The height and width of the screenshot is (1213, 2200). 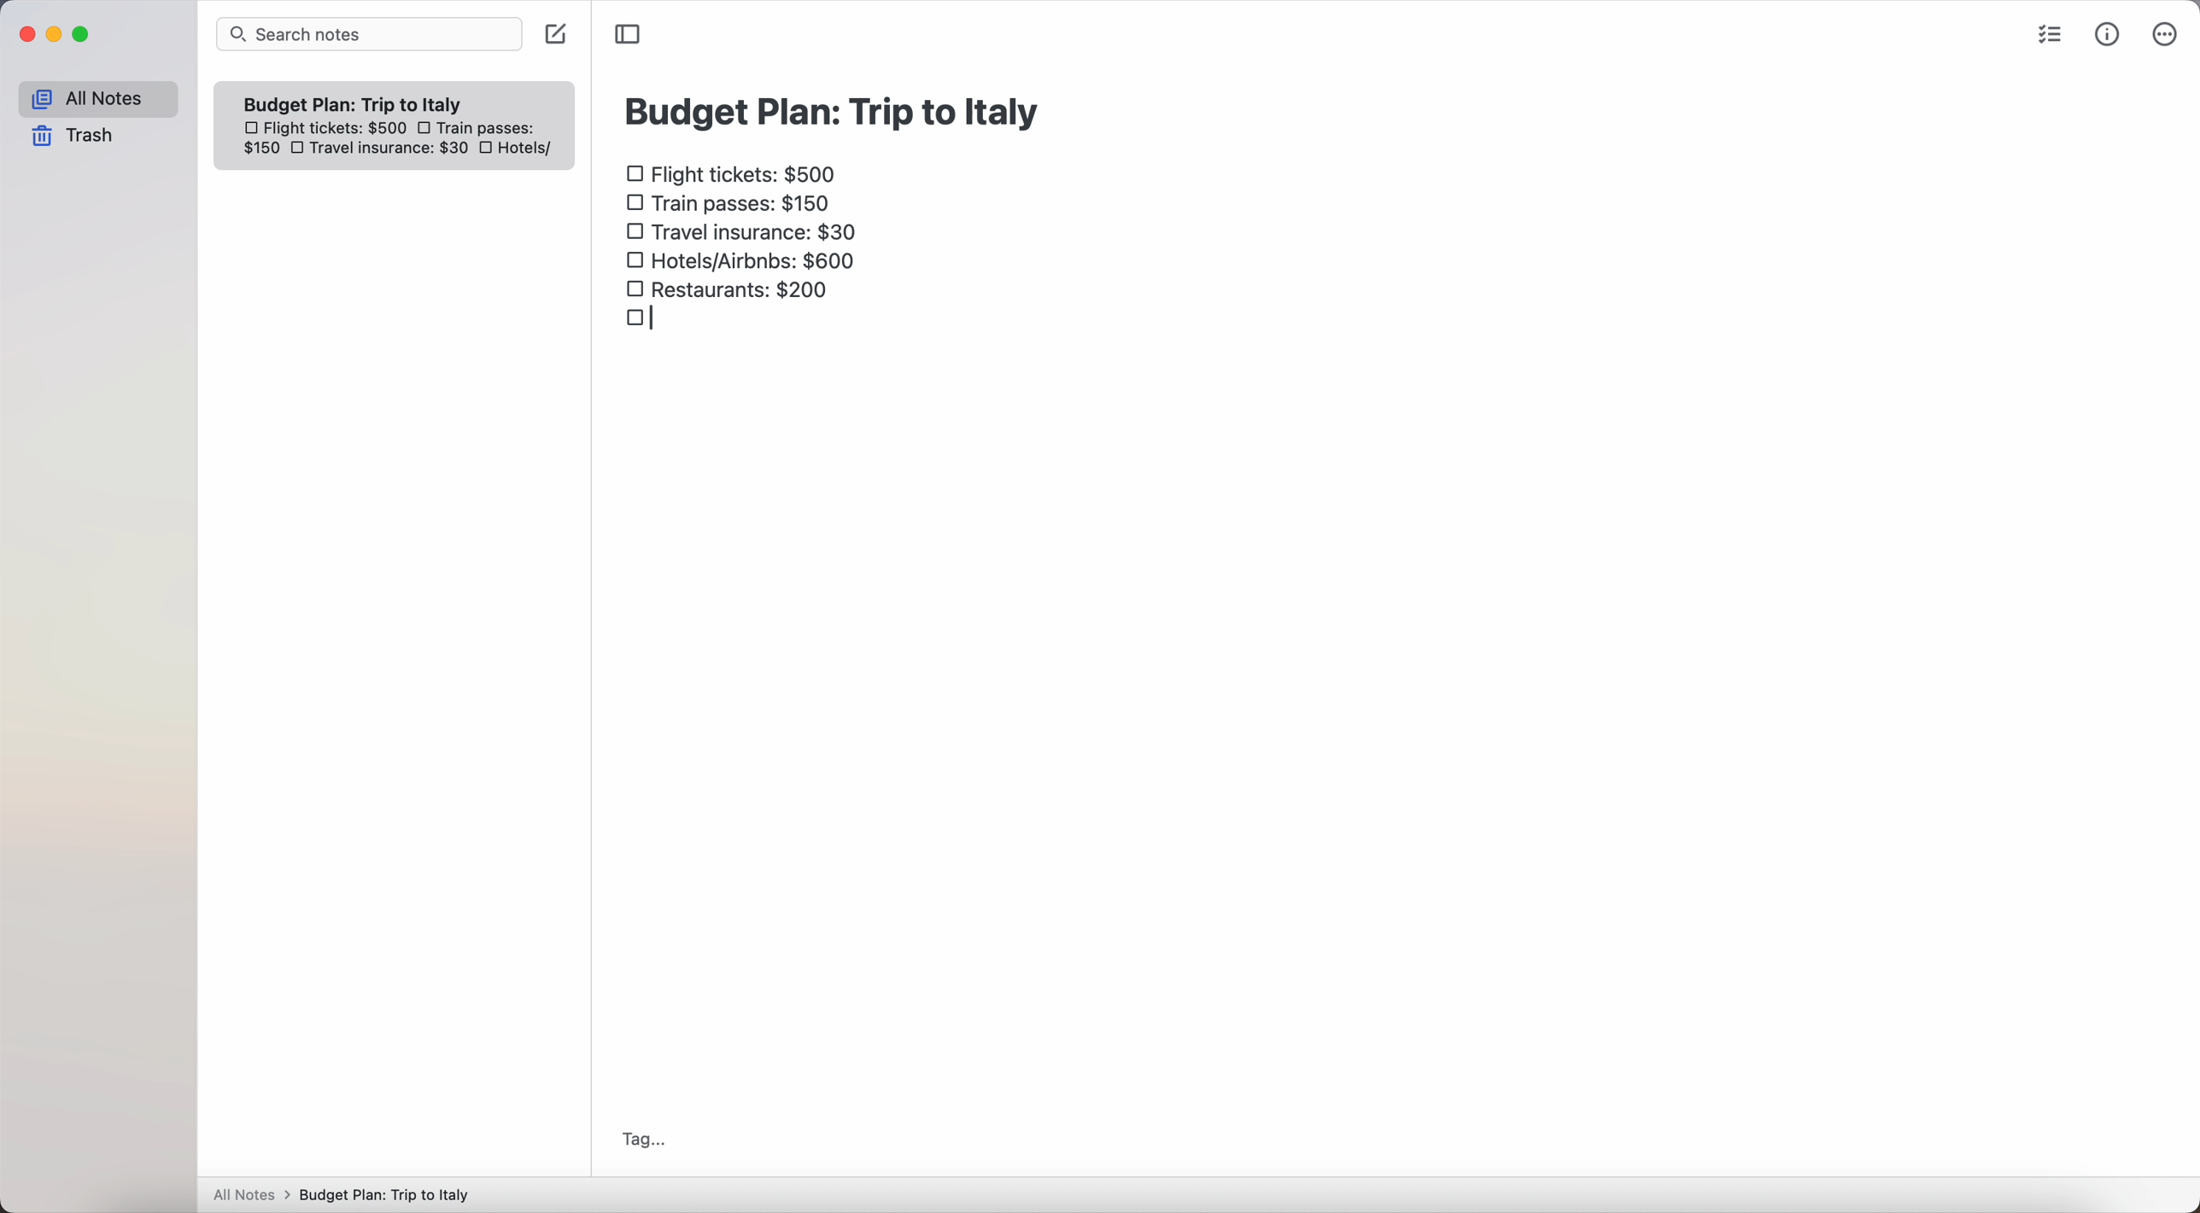 What do you see at coordinates (369, 34) in the screenshot?
I see `search bar` at bounding box center [369, 34].